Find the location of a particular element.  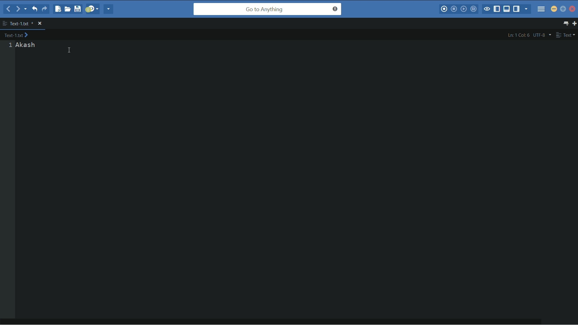

play the last macro is located at coordinates (463, 8).